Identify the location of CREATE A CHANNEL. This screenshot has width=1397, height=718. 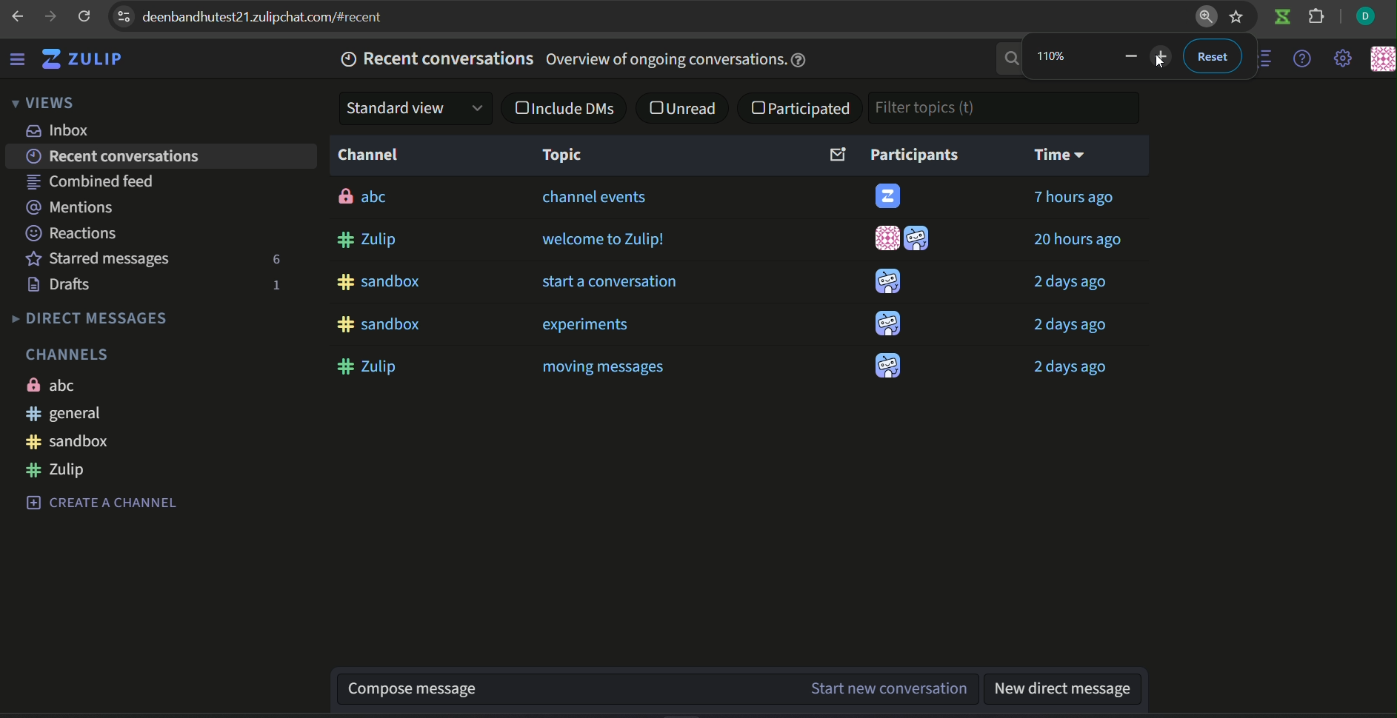
(101, 503).